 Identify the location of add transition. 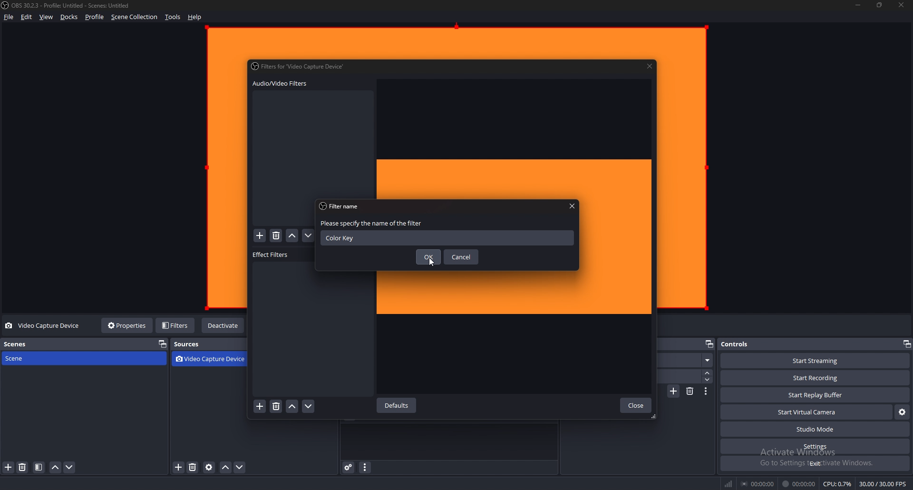
(674, 391).